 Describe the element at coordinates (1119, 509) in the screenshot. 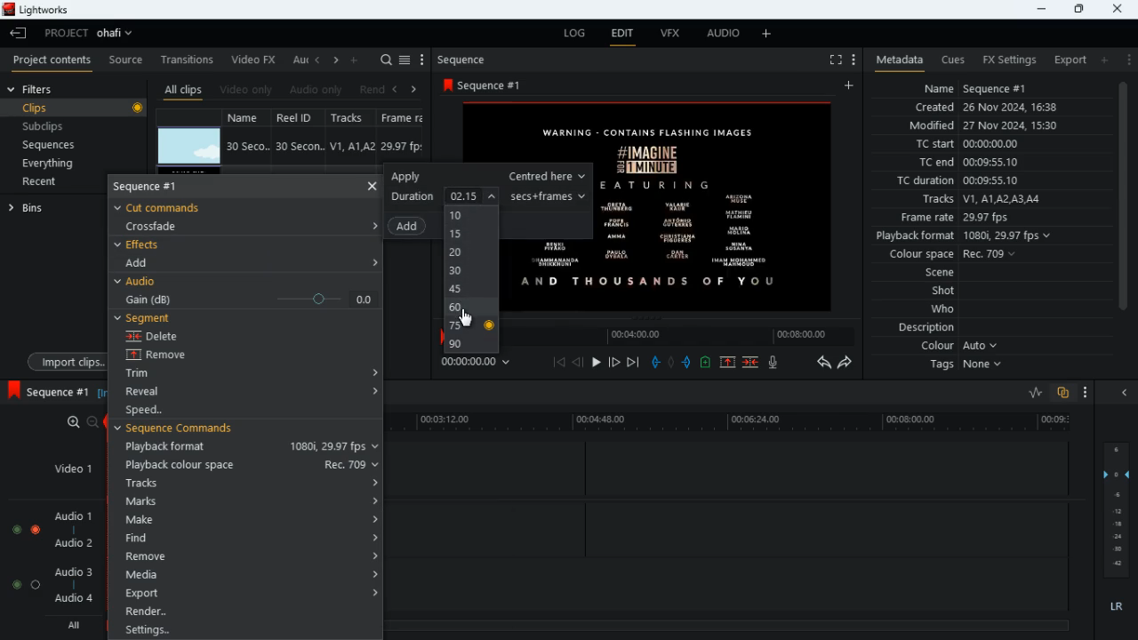

I see `layers` at that location.